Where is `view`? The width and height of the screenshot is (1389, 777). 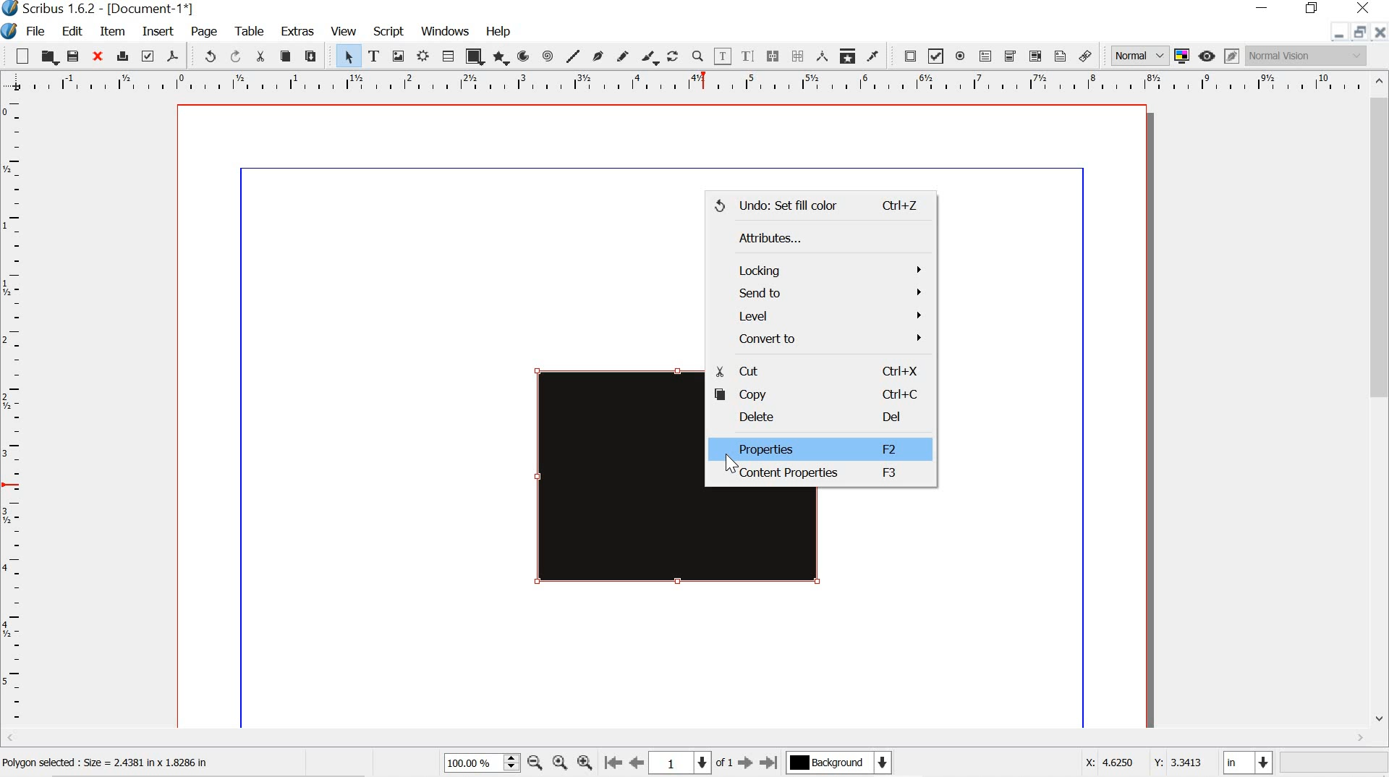 view is located at coordinates (344, 30).